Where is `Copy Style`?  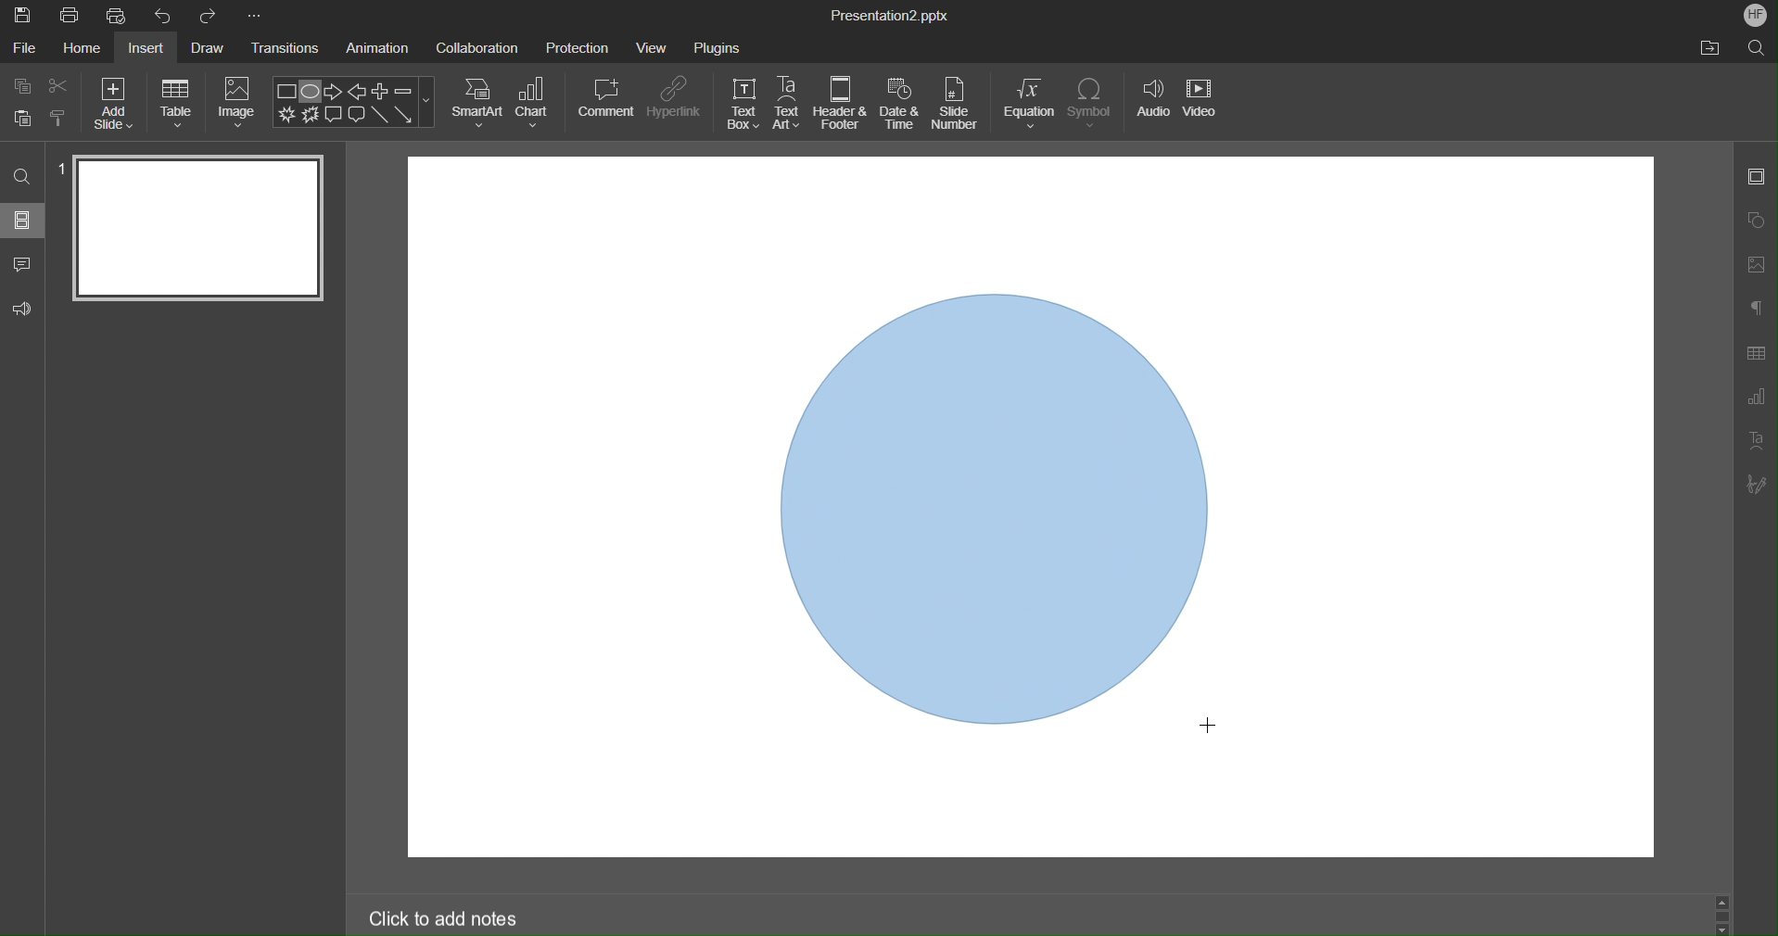
Copy Style is located at coordinates (59, 116).